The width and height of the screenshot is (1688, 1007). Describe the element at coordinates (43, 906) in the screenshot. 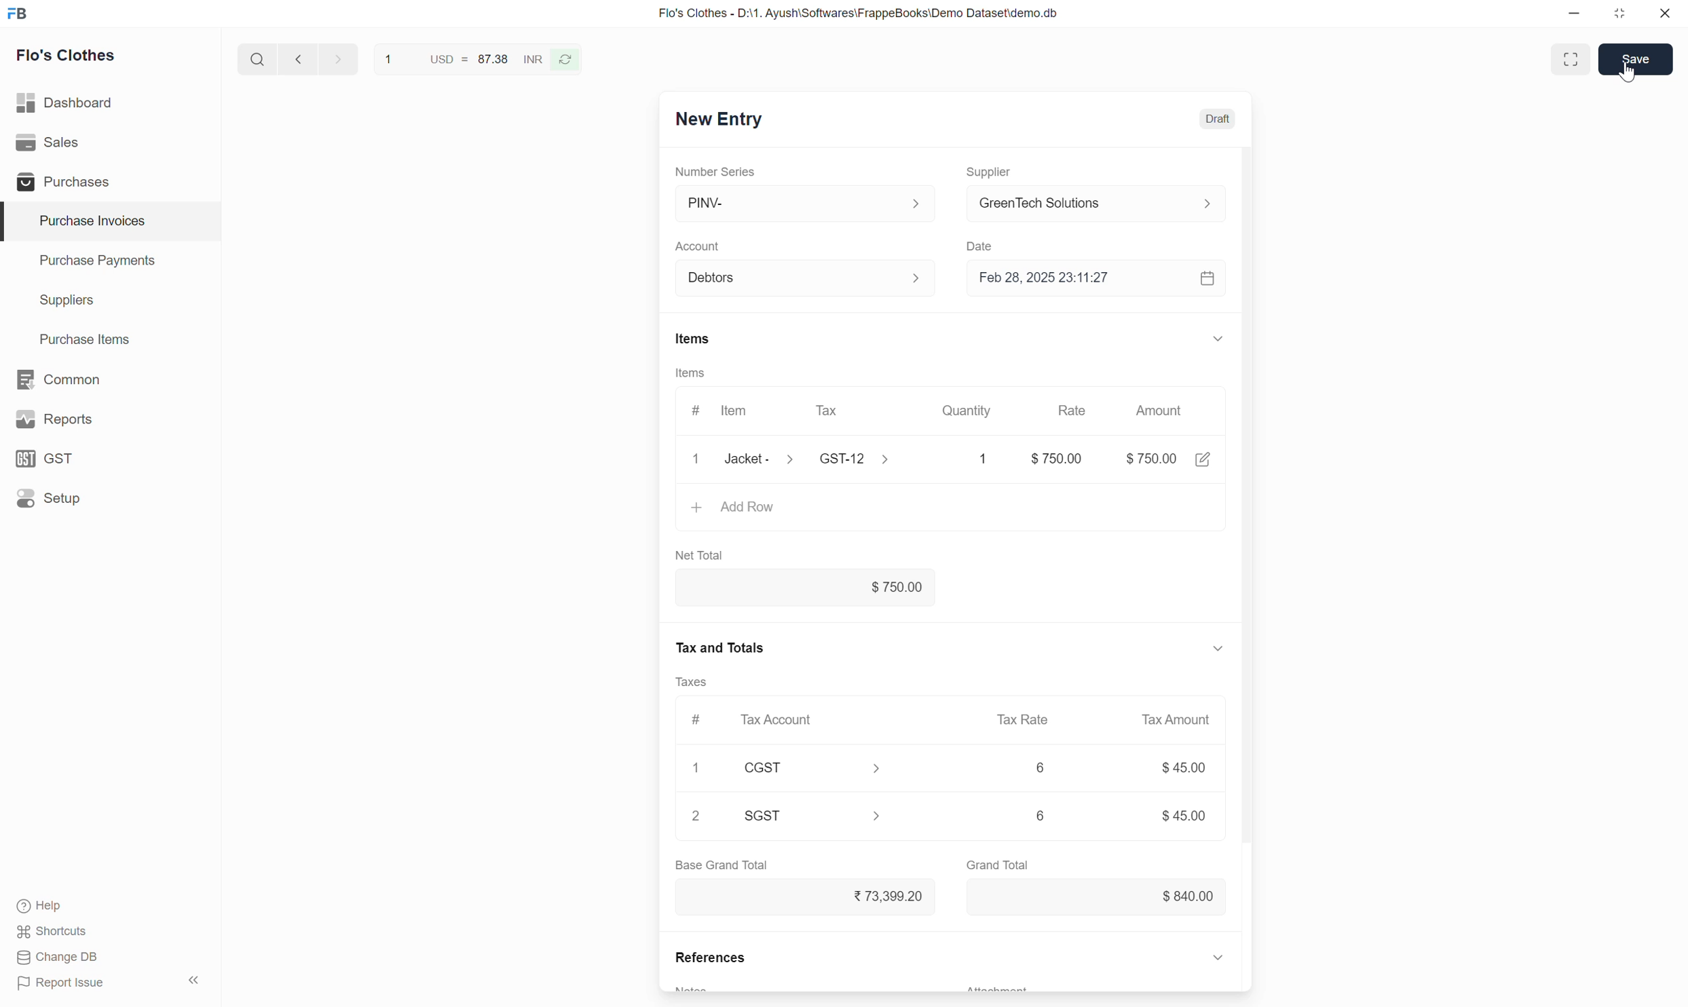

I see `Help` at that location.